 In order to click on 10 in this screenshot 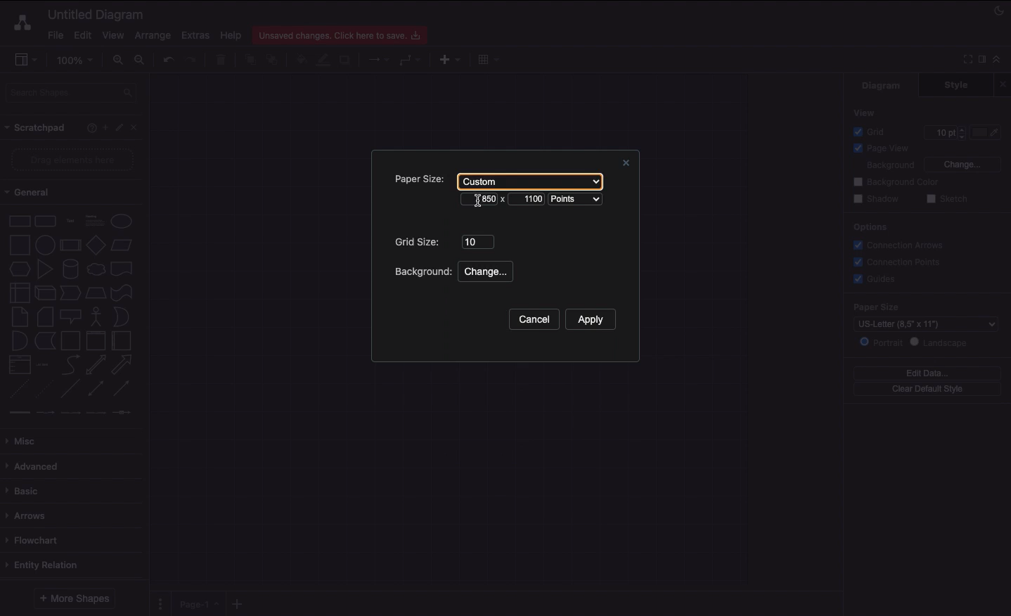, I will do `click(477, 242)`.